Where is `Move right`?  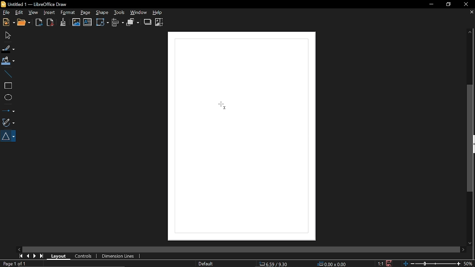
Move right is located at coordinates (463, 250).